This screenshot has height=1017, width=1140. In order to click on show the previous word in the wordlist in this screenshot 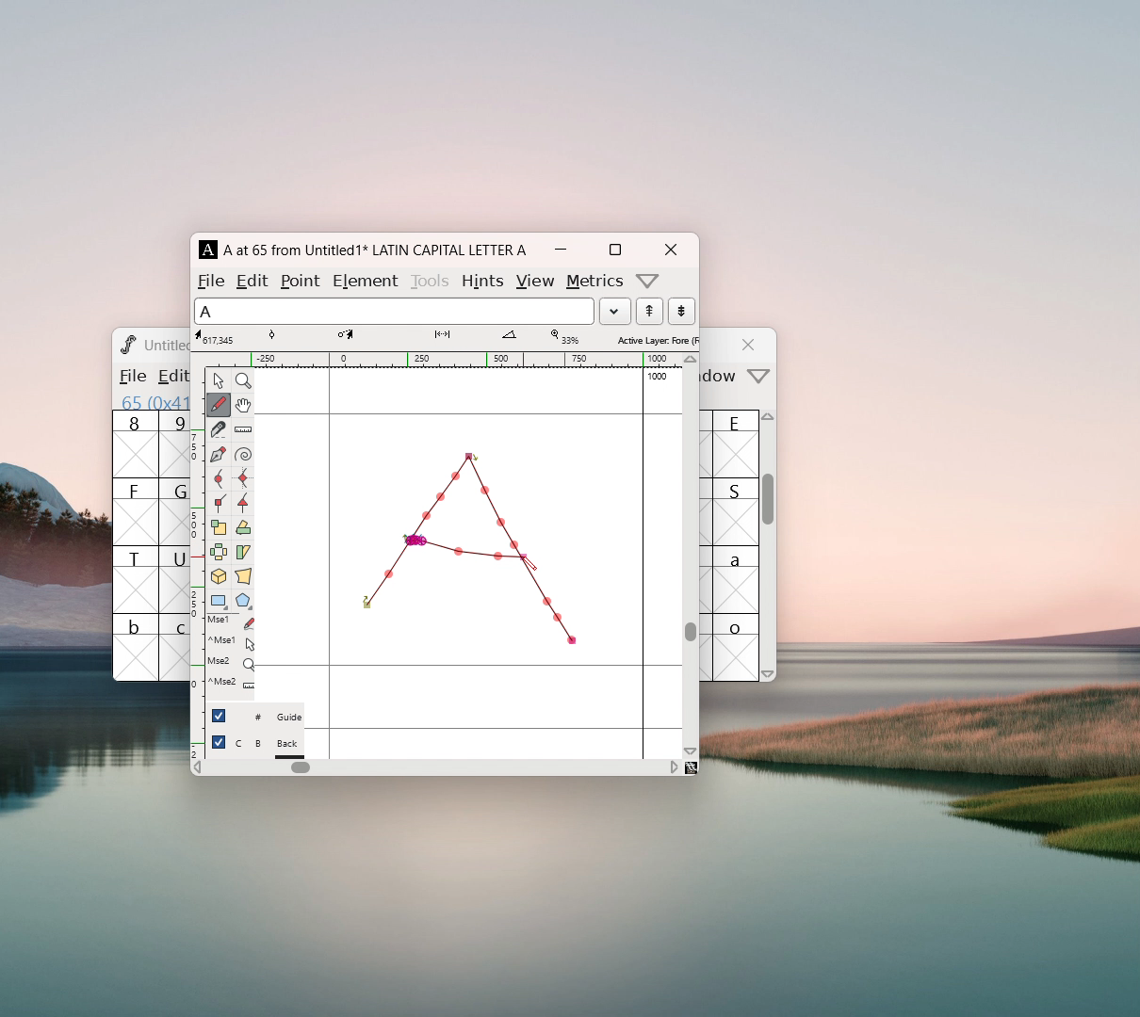, I will do `click(681, 311)`.